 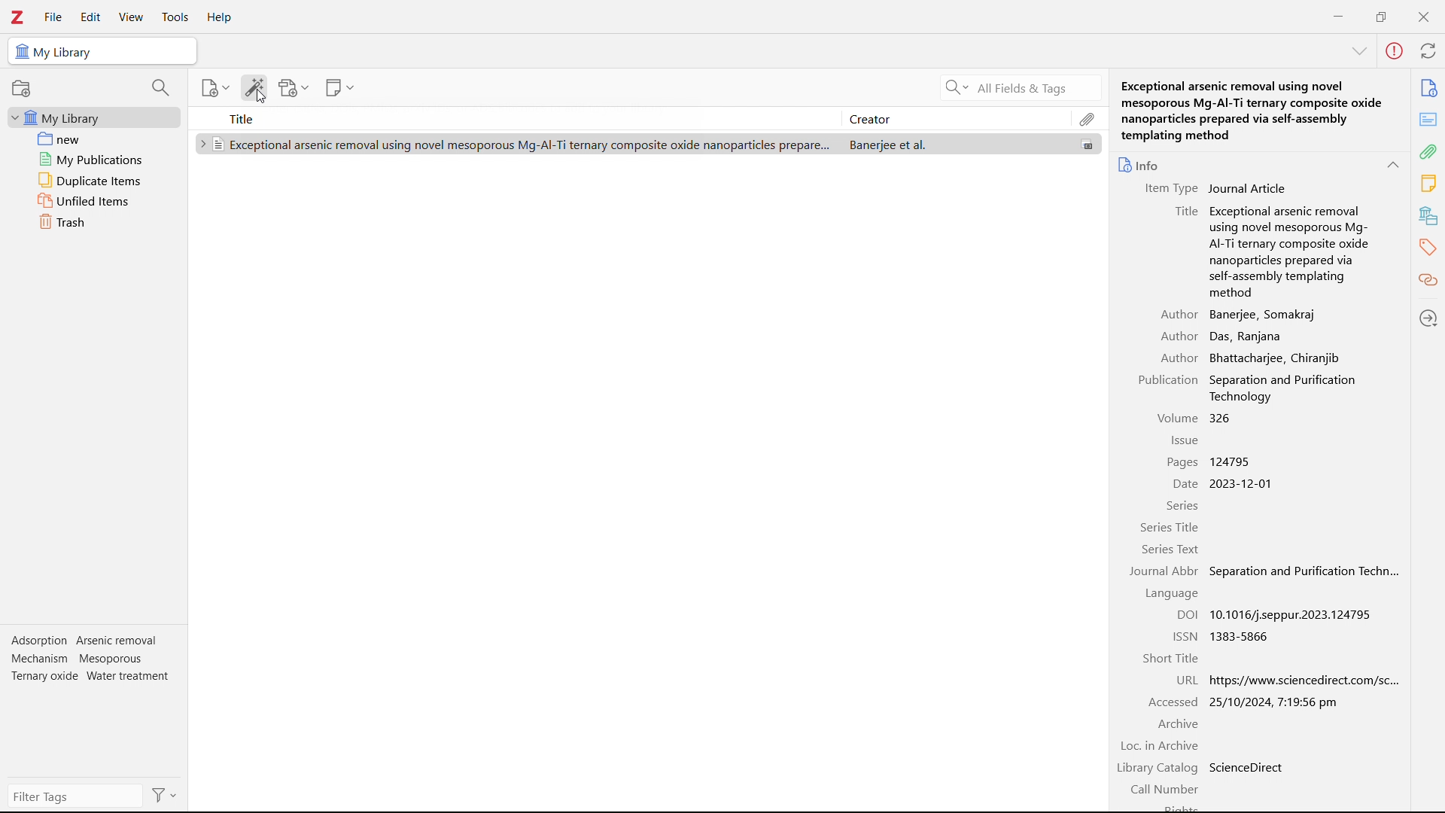 I want to click on add attachments, so click(x=294, y=87).